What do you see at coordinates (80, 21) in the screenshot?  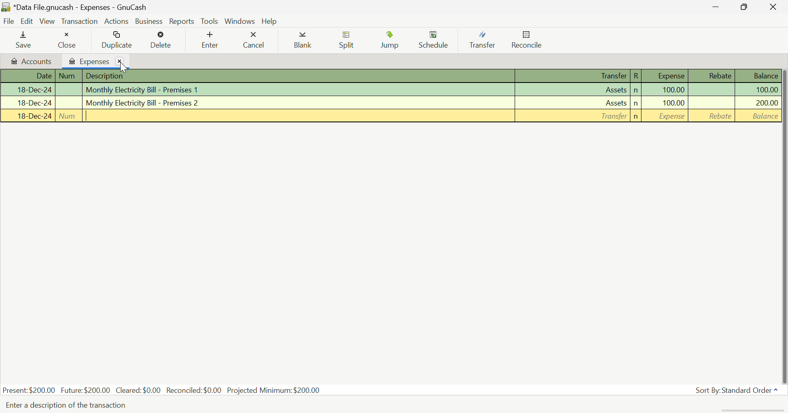 I see `Transaction` at bounding box center [80, 21].